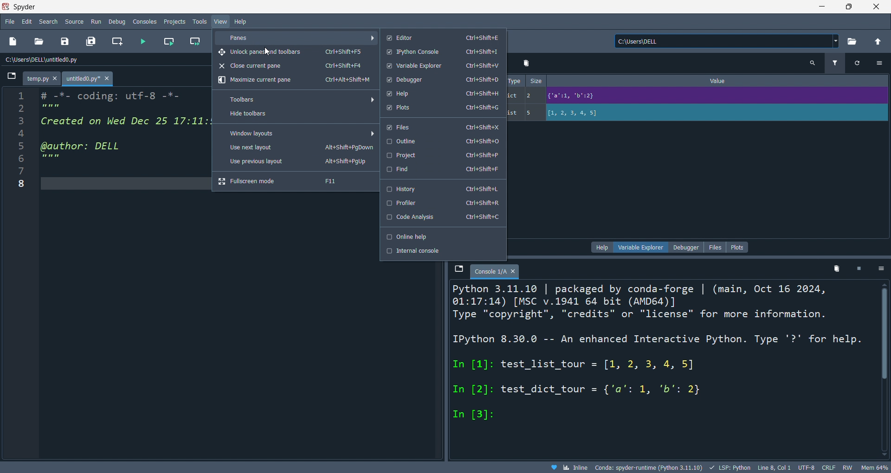 Image resolution: width=891 pixels, height=473 pixels. Describe the element at coordinates (292, 67) in the screenshot. I see `close current pane` at that location.